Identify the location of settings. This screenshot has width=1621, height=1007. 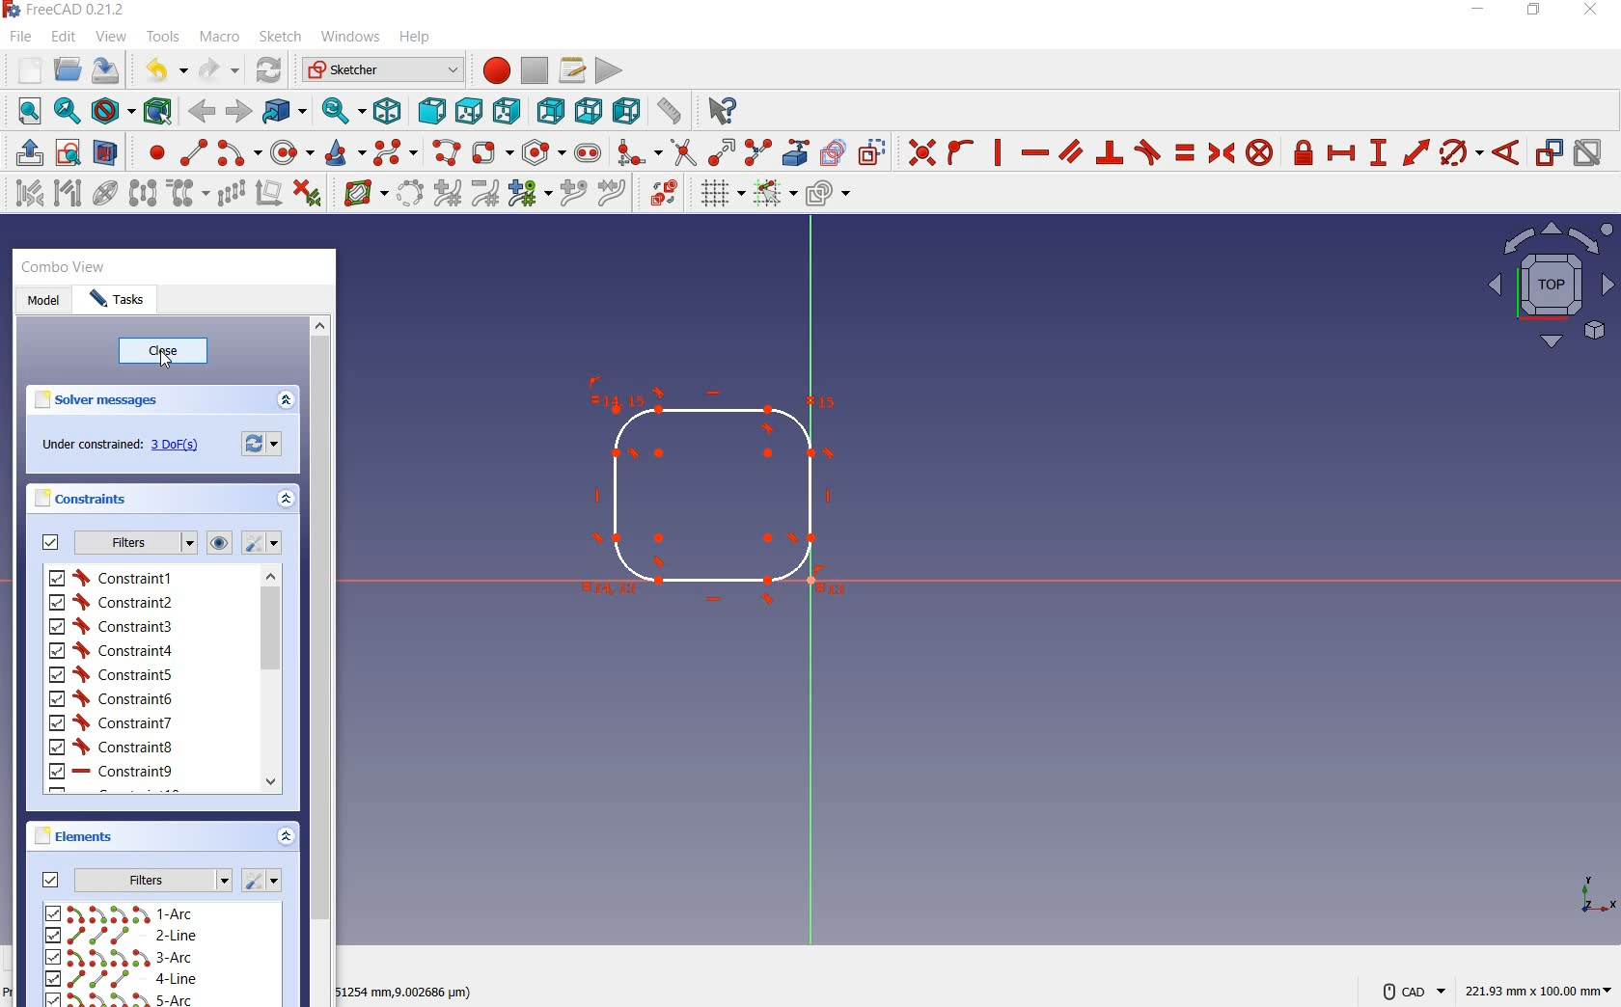
(265, 545).